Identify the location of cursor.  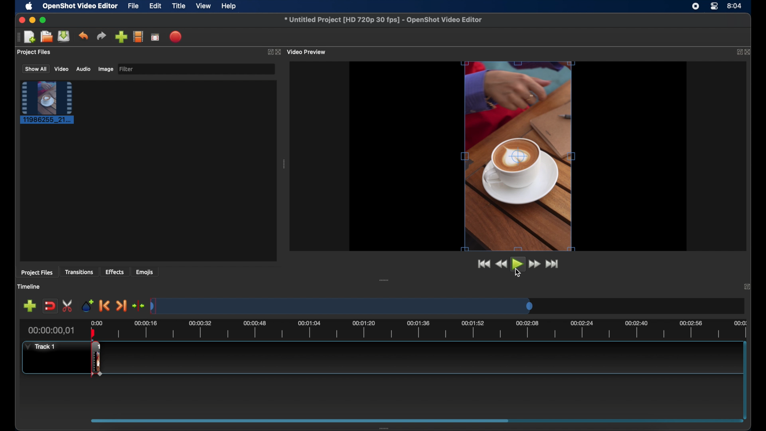
(518, 273).